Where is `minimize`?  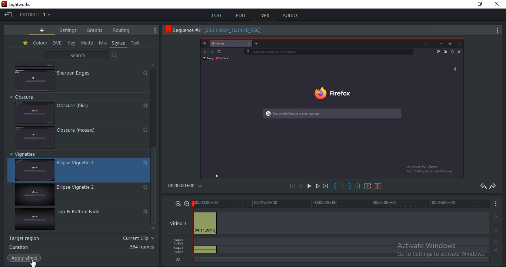
minimize is located at coordinates (465, 4).